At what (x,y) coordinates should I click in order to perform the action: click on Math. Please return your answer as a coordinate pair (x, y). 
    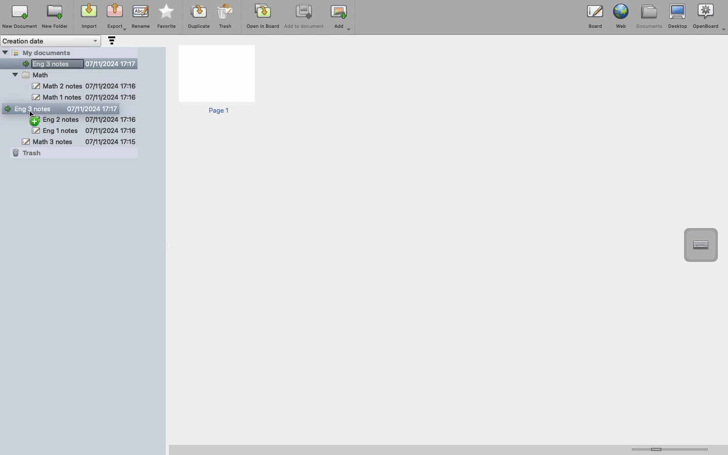
    Looking at the image, I should click on (37, 75).